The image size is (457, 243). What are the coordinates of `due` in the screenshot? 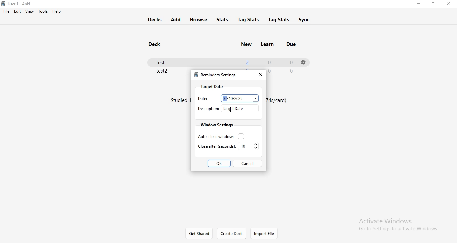 It's located at (292, 43).